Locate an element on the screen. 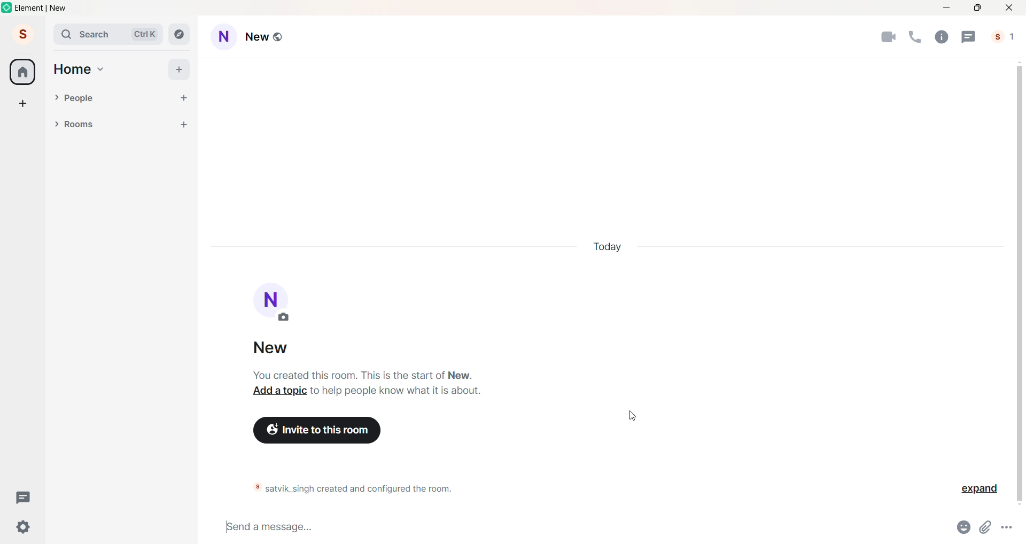 This screenshot has width=1026, height=544. Home is located at coordinates (72, 69).